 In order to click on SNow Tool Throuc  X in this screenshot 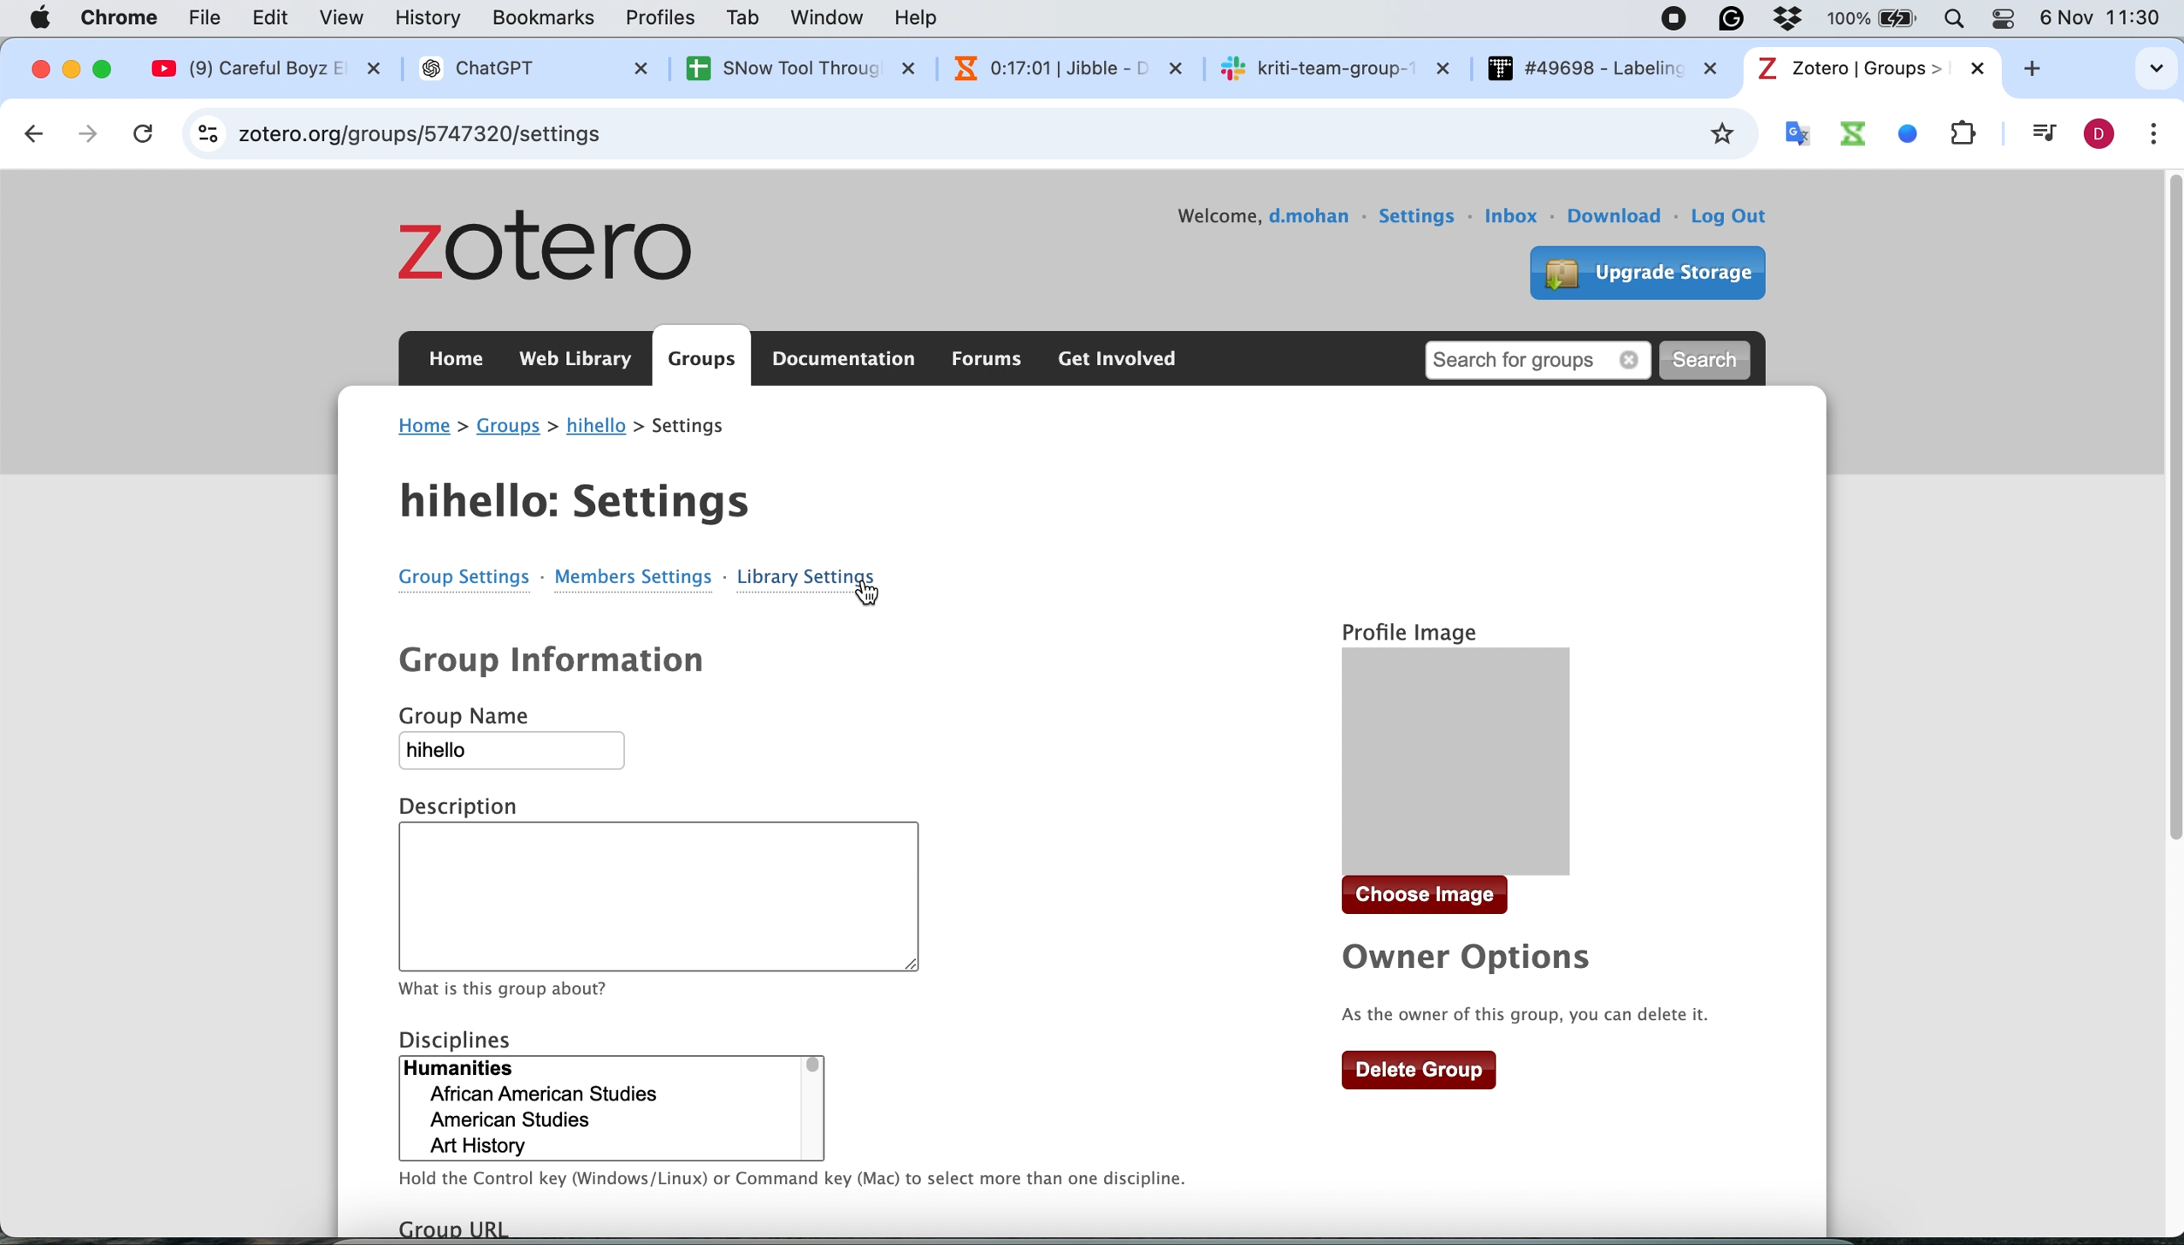, I will do `click(786, 68)`.